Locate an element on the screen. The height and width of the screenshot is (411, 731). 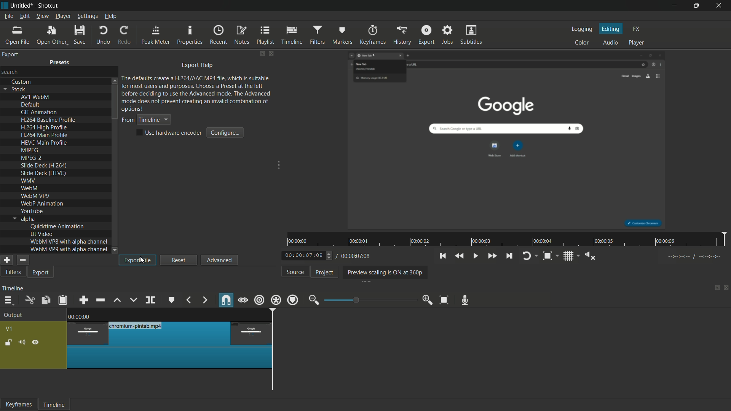
preview scaling is on at 360p is located at coordinates (383, 273).